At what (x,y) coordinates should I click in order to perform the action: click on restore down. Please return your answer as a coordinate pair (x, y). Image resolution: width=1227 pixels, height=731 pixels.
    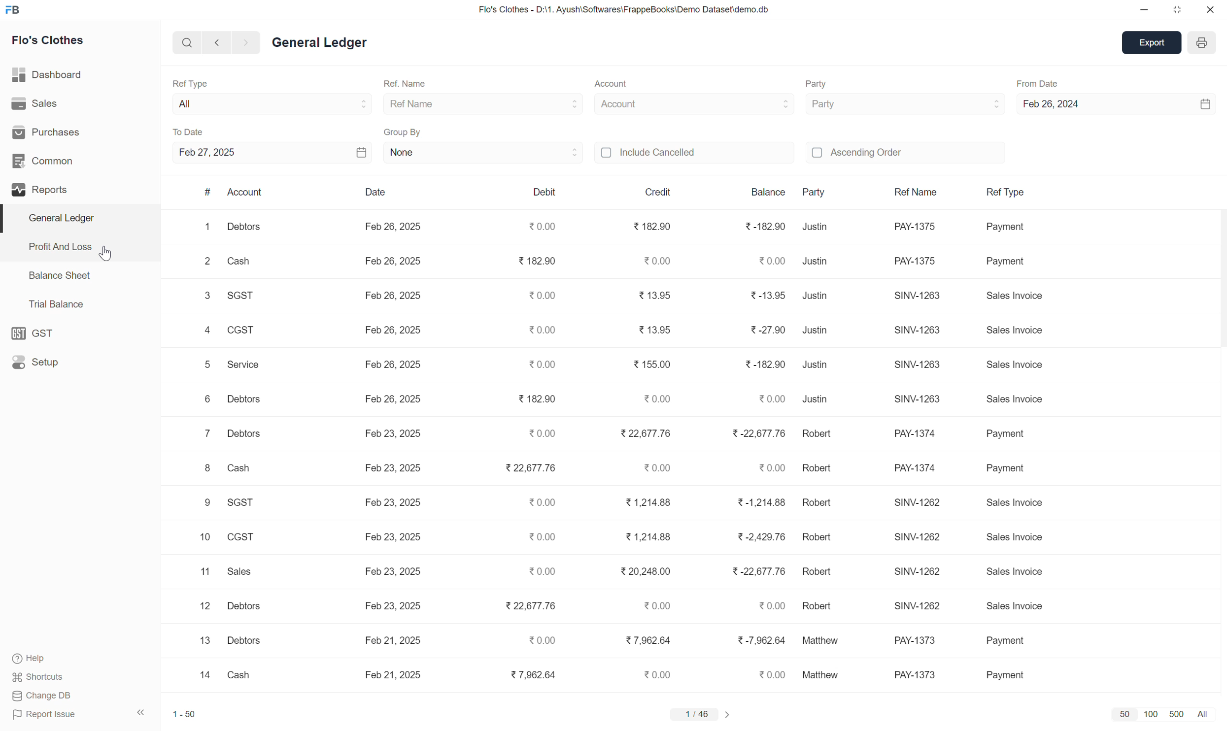
    Looking at the image, I should click on (1177, 9).